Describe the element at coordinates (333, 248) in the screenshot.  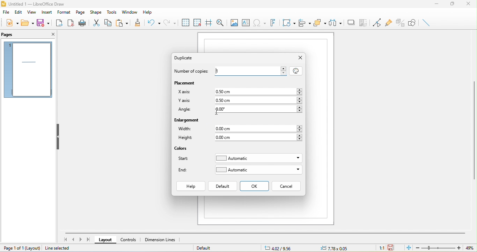
I see `0.00x0.00` at that location.